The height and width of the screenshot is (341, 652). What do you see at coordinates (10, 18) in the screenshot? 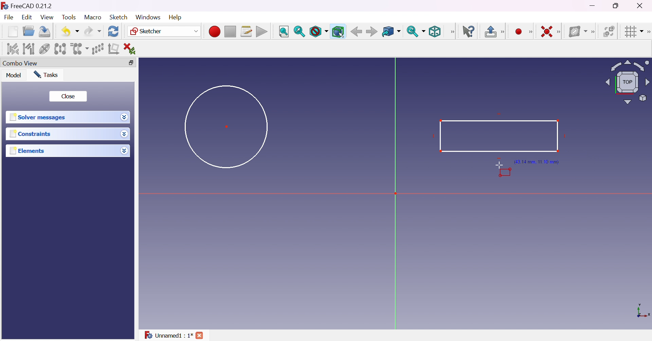
I see `File` at bounding box center [10, 18].